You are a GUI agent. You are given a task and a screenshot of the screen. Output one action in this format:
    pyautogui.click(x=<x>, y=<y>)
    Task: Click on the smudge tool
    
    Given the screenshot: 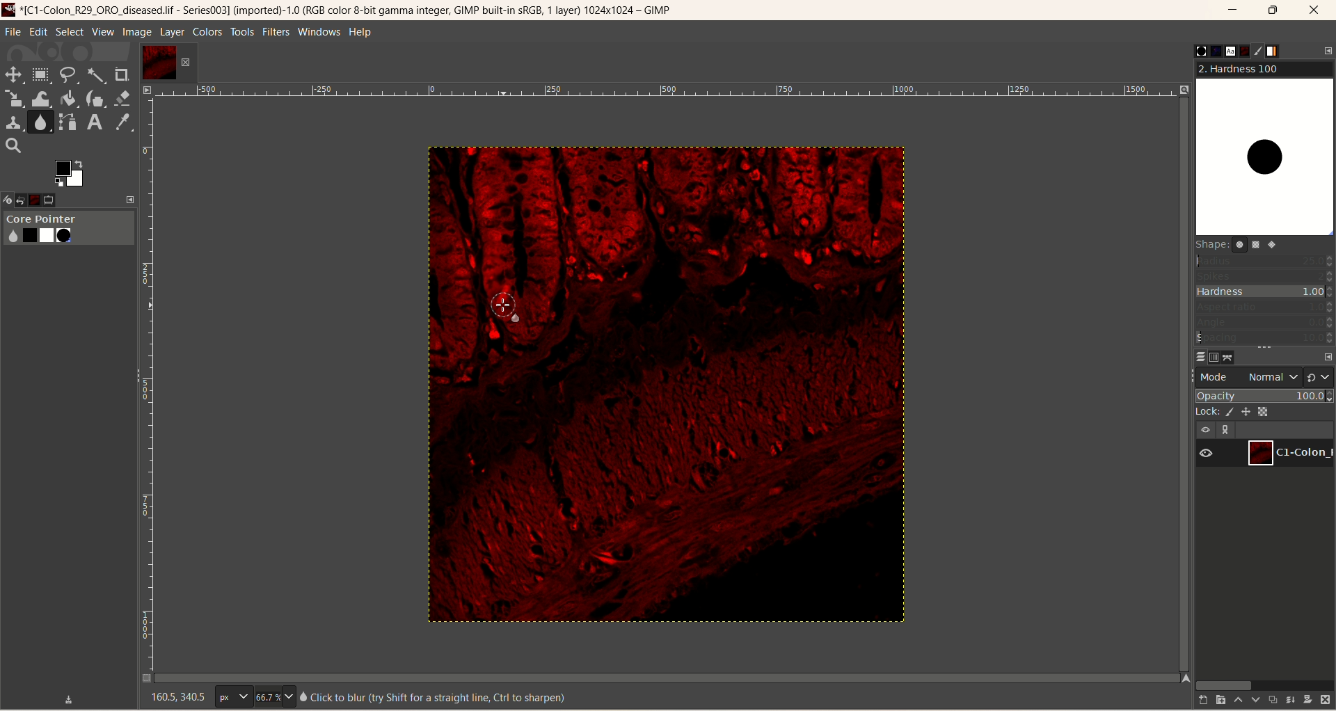 What is the action you would take?
    pyautogui.click(x=42, y=122)
    